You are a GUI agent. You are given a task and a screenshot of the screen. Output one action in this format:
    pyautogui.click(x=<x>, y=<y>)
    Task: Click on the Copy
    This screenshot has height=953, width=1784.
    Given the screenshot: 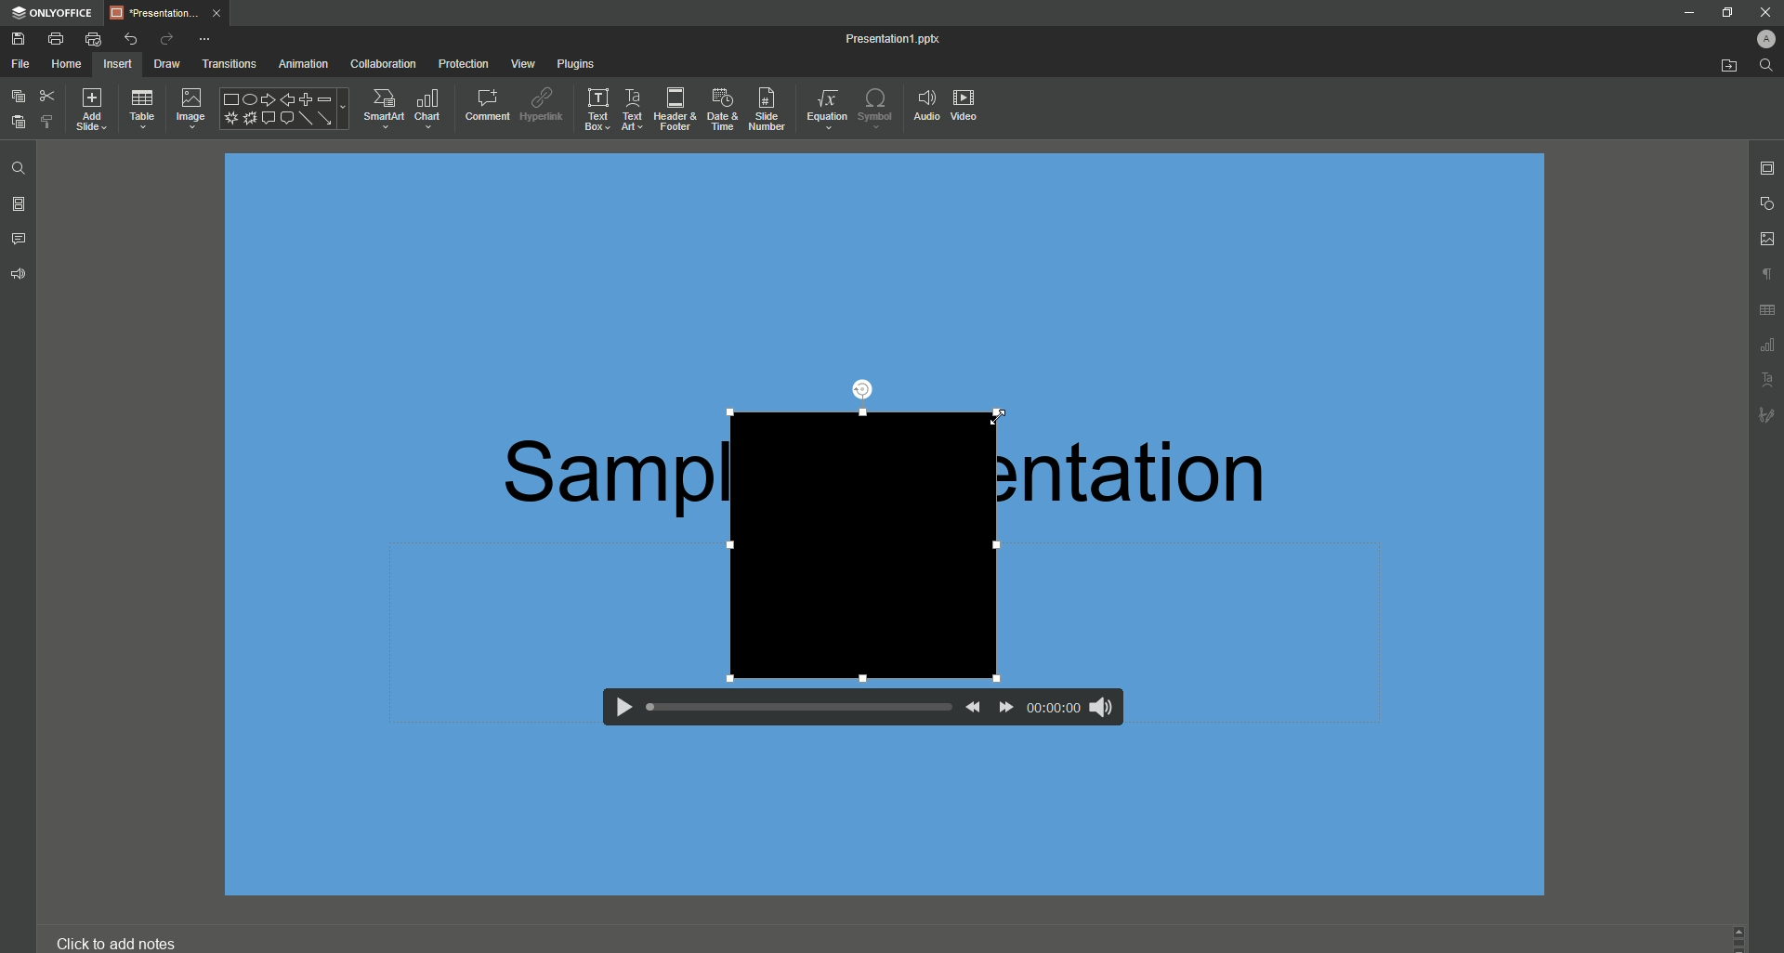 What is the action you would take?
    pyautogui.click(x=17, y=96)
    